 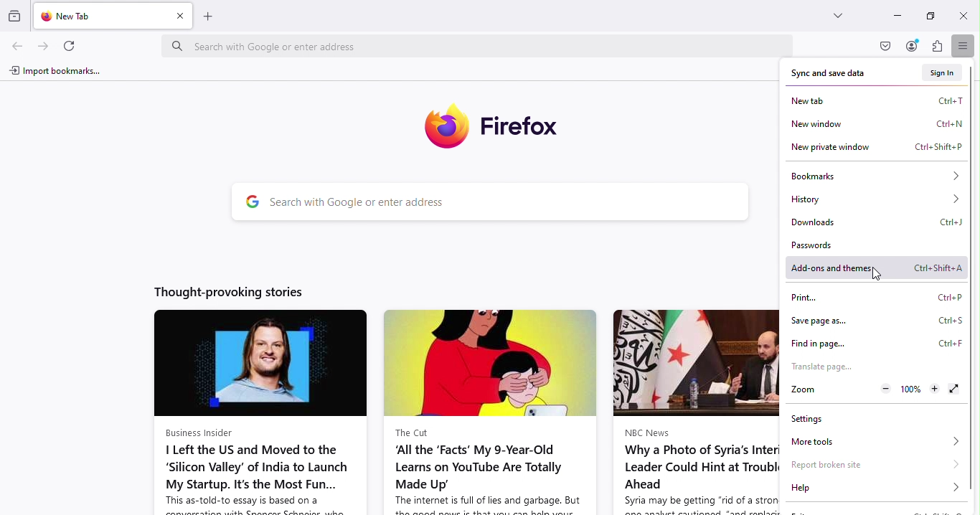 I want to click on Sign in, so click(x=942, y=73).